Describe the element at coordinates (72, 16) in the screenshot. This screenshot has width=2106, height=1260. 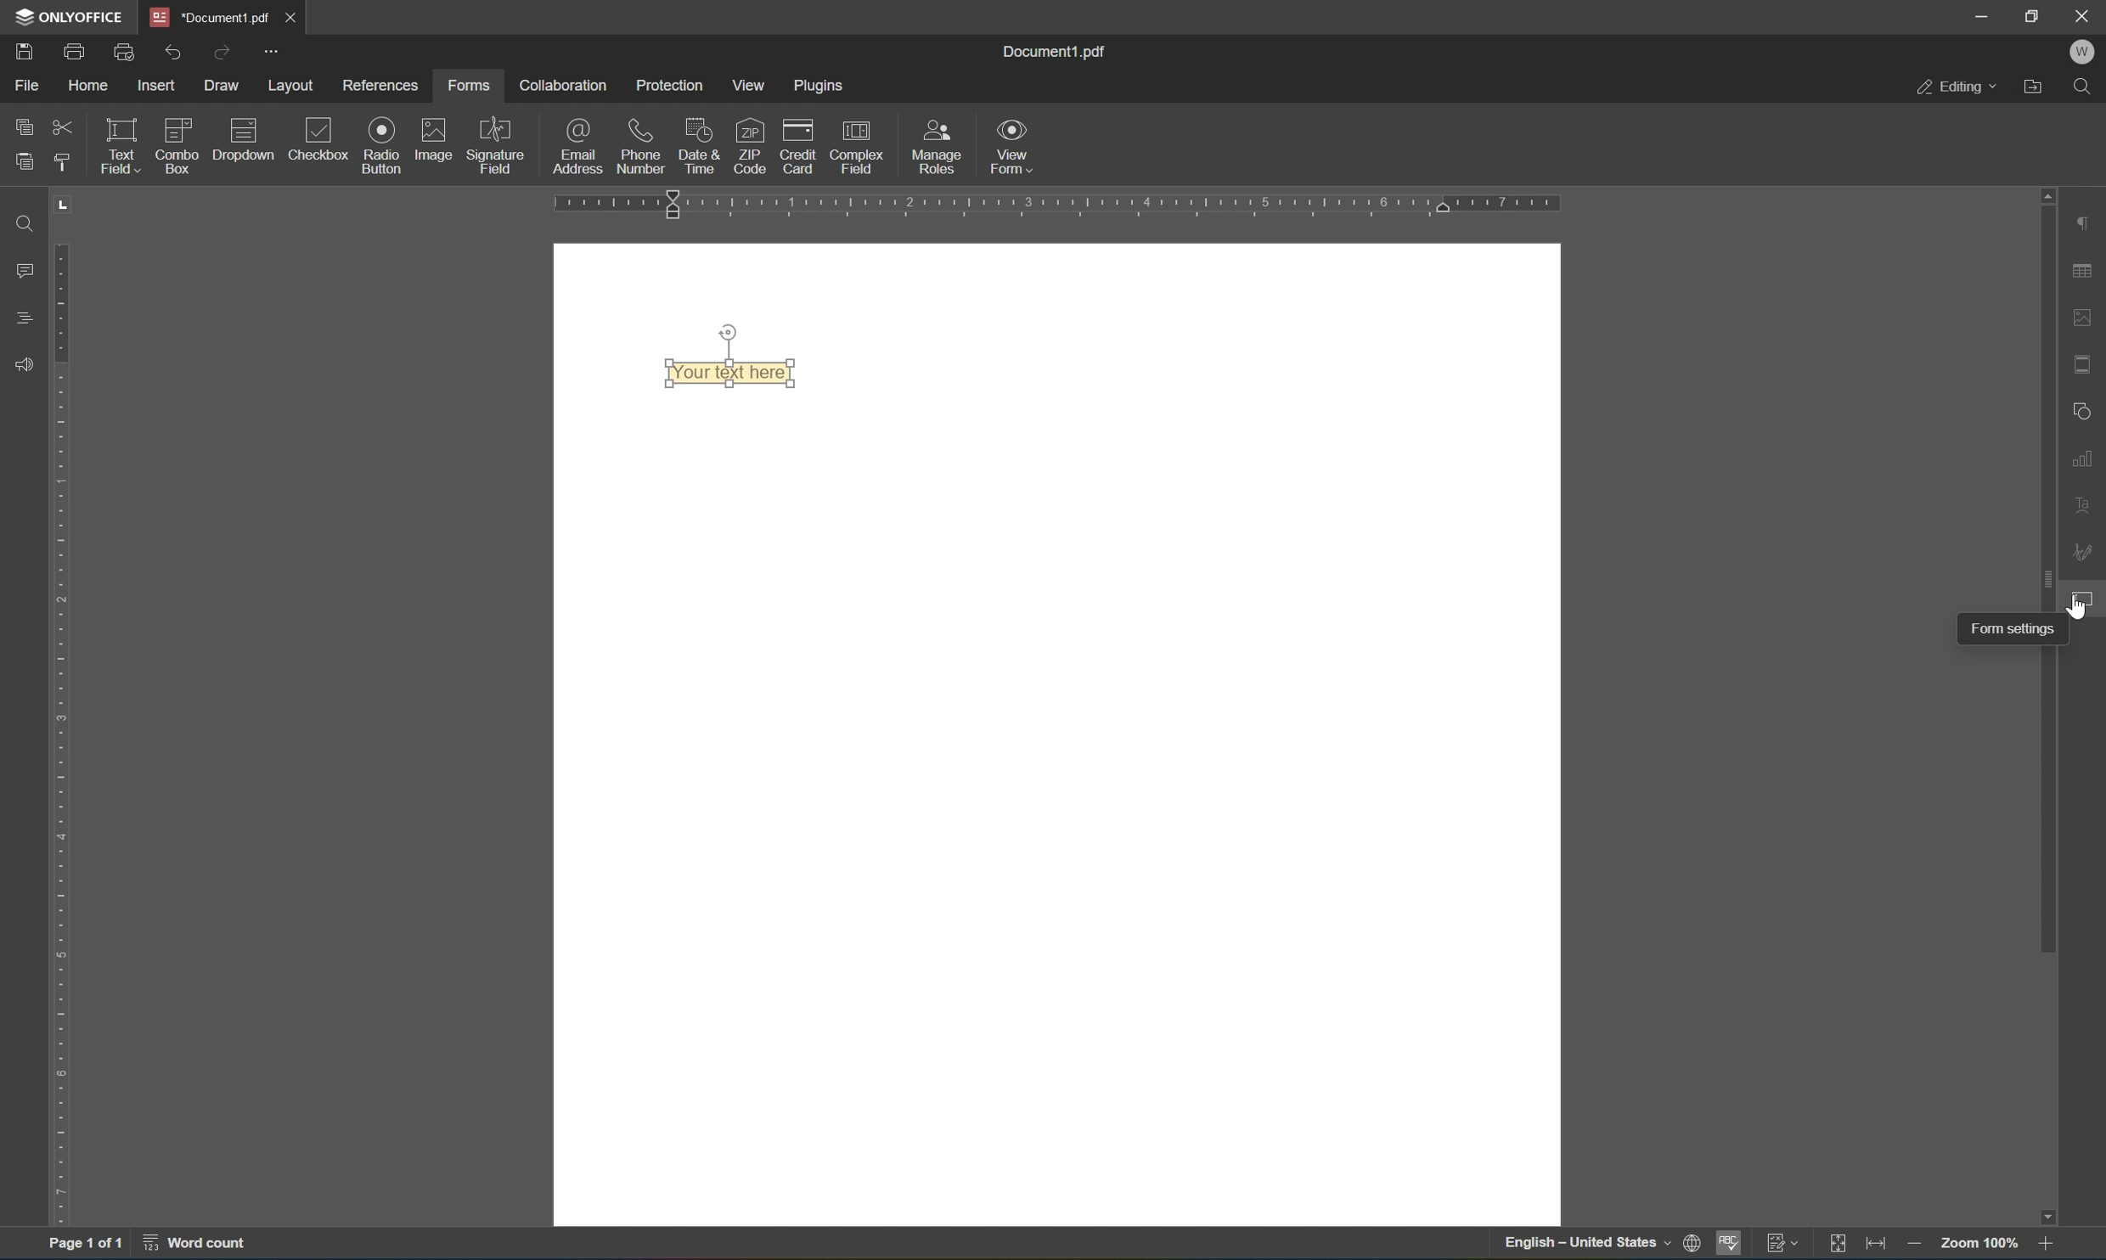
I see `ONLYOFFICE` at that location.